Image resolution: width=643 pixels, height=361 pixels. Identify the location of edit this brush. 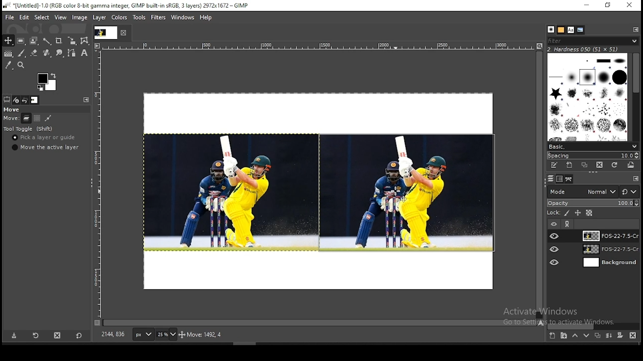
(554, 165).